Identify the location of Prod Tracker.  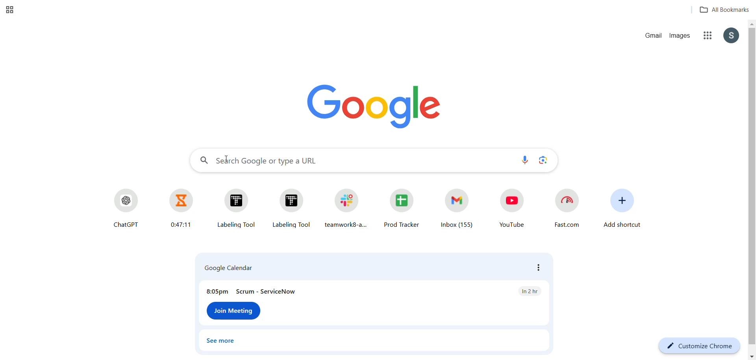
(403, 209).